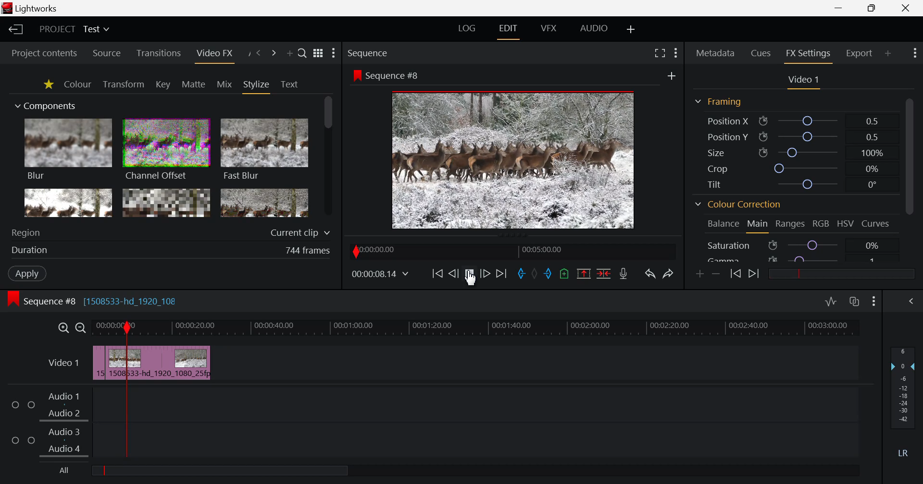  I want to click on Cursor on Play, so click(469, 274).